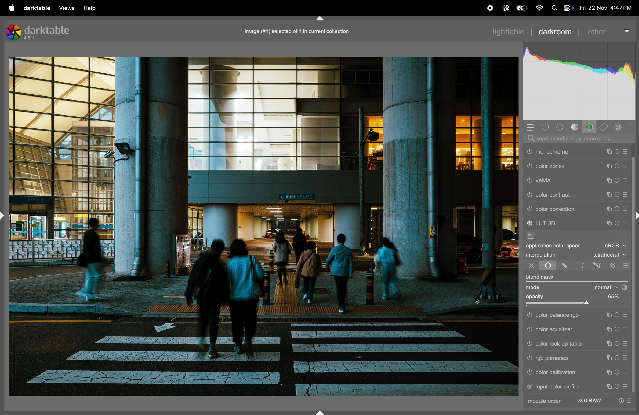  Describe the element at coordinates (619, 127) in the screenshot. I see `effect` at that location.